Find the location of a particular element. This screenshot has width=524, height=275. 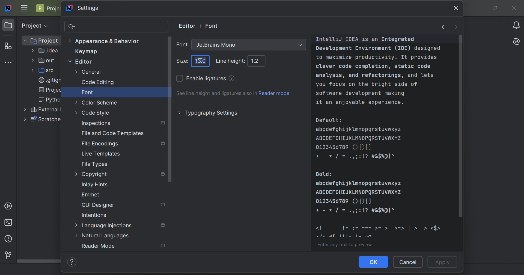

Cancel is located at coordinates (408, 262).